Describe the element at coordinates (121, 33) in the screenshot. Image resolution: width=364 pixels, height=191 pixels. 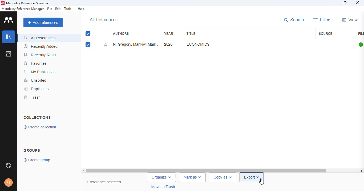
I see `authors` at that location.